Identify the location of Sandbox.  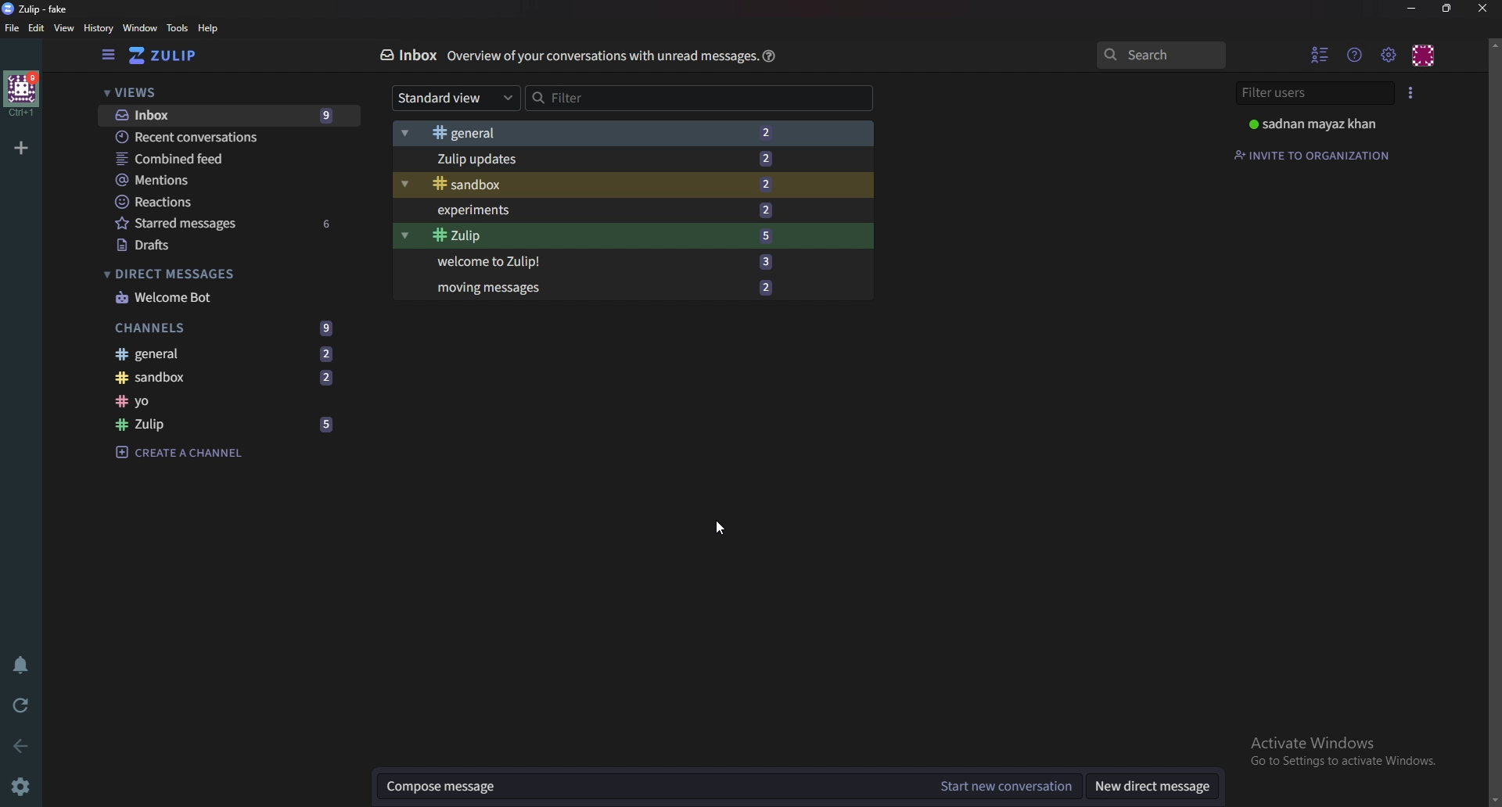
(227, 377).